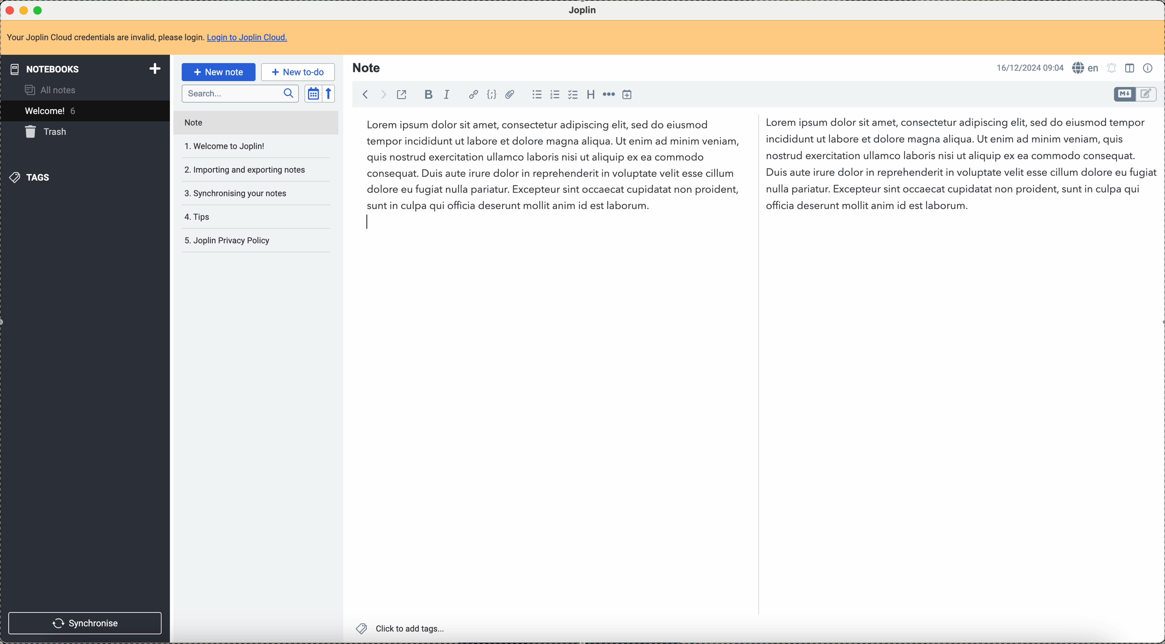  Describe the element at coordinates (545, 168) in the screenshot. I see `Lorem ipsum dolor sit amet, consectetur...` at that location.